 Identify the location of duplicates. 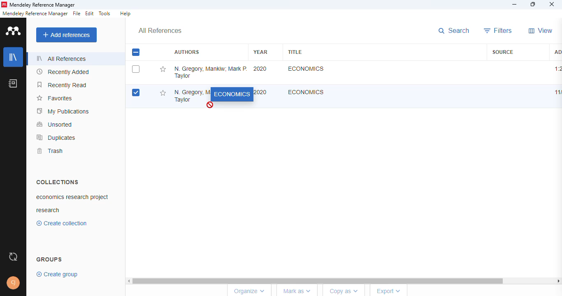
(56, 137).